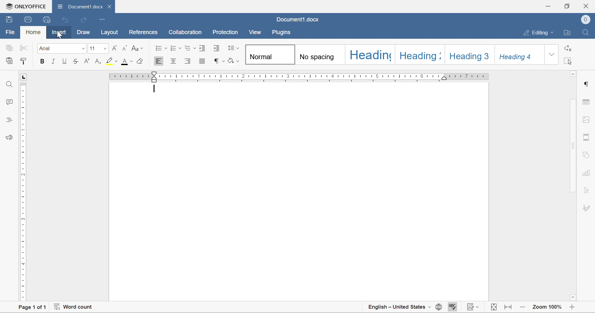 The height and width of the screenshot is (313, 595). I want to click on Nonprinting characters, so click(219, 61).